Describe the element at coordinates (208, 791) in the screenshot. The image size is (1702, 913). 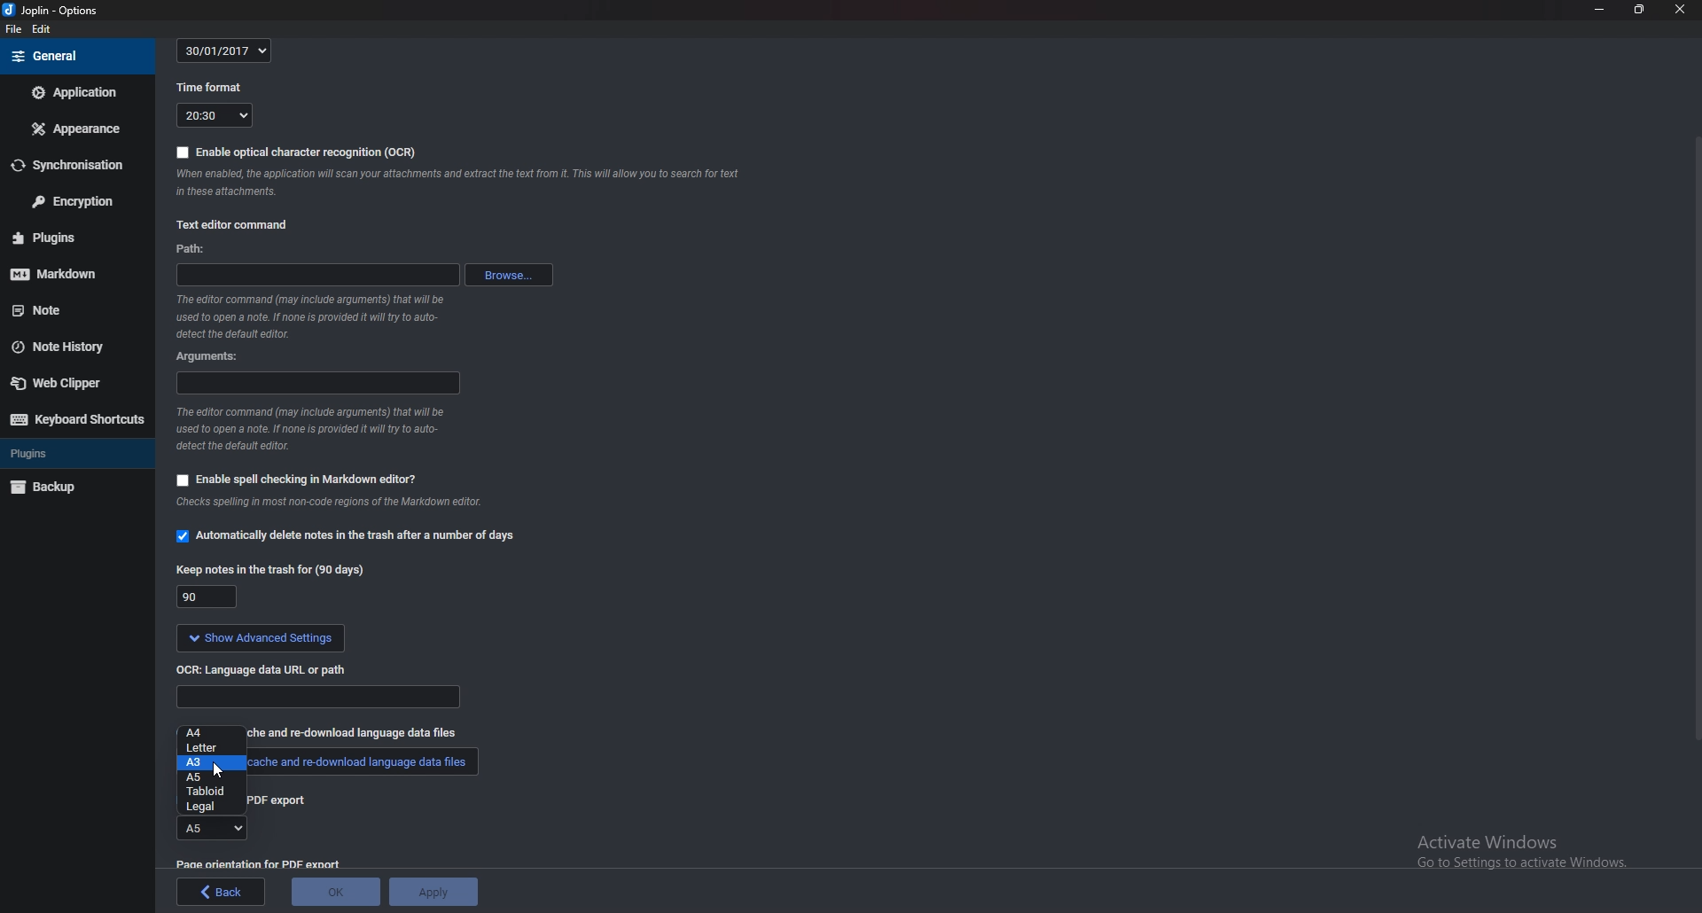
I see `tabloid` at that location.